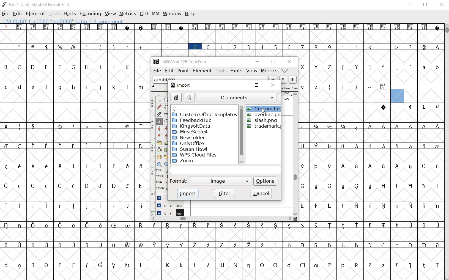 This screenshot has width=449, height=280. I want to click on glyph, so click(114, 146).